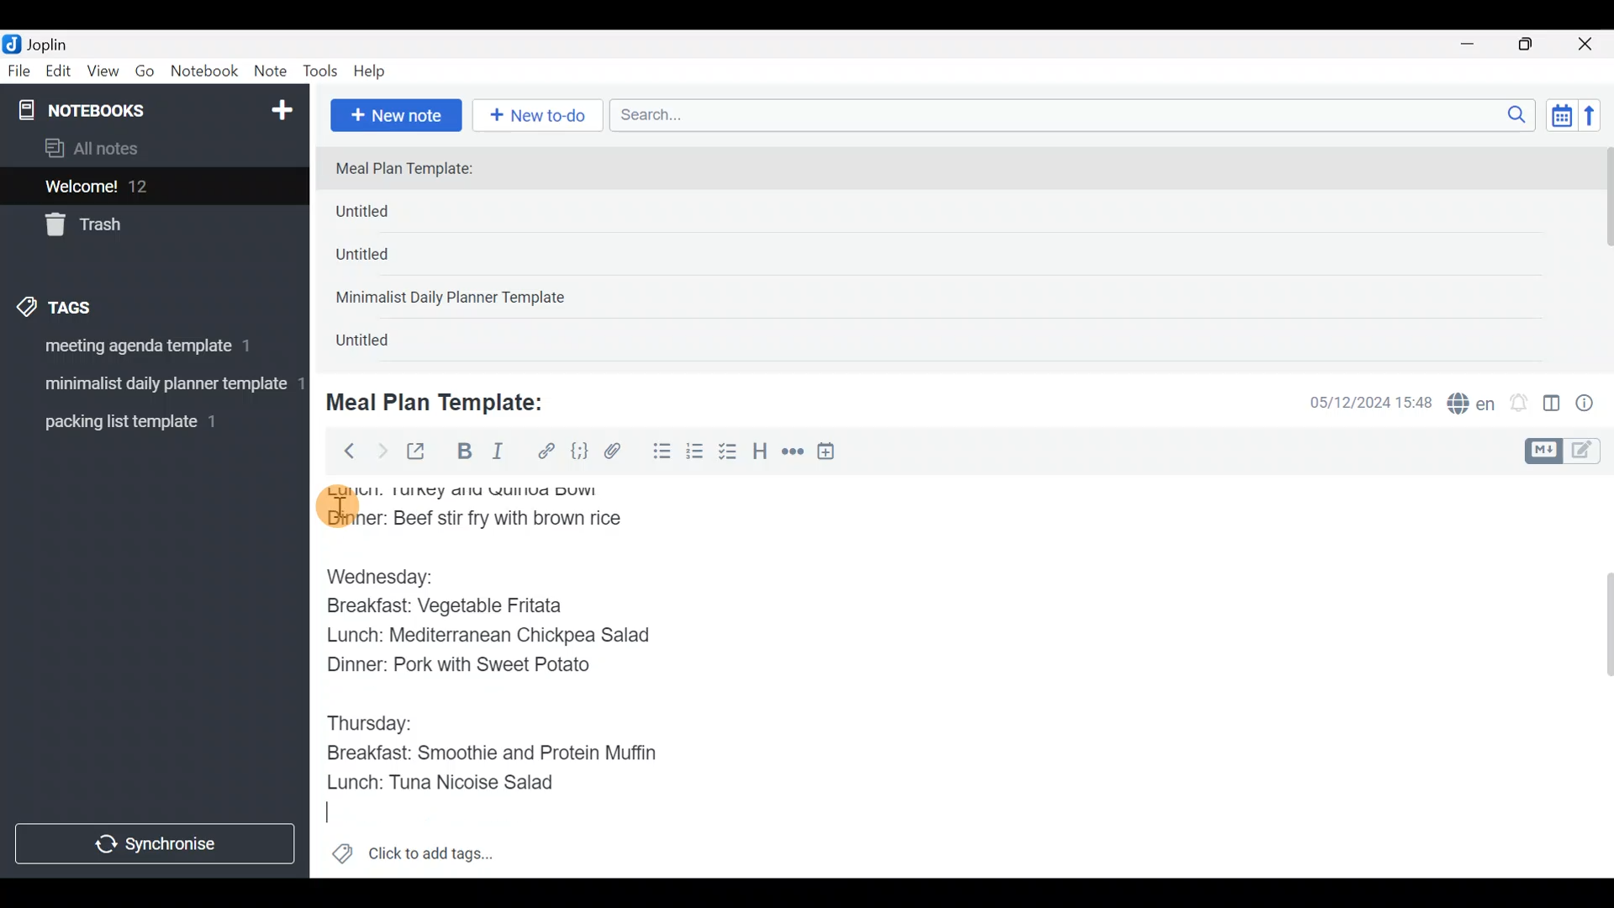  What do you see at coordinates (658, 452) in the screenshot?
I see `Bulleted list` at bounding box center [658, 452].